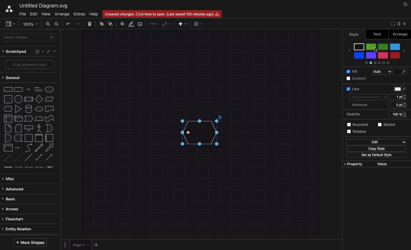 Image resolution: width=411 pixels, height=250 pixels. Describe the element at coordinates (376, 142) in the screenshot. I see `Edit` at that location.